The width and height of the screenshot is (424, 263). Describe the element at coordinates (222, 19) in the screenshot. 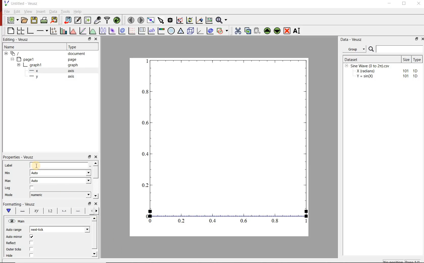

I see `zoom functions menu` at that location.